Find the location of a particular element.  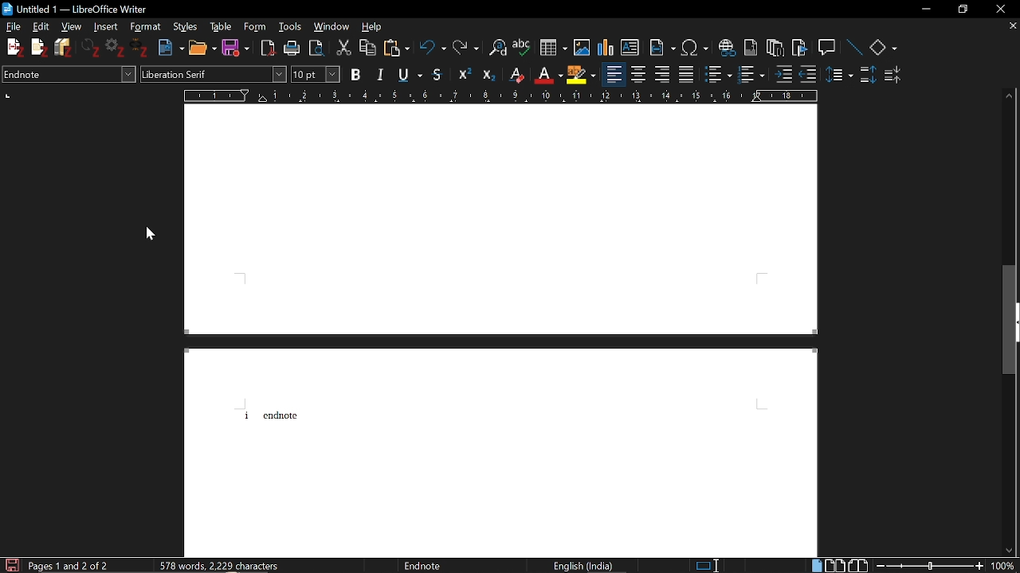

Toggle point preview is located at coordinates (317, 48).